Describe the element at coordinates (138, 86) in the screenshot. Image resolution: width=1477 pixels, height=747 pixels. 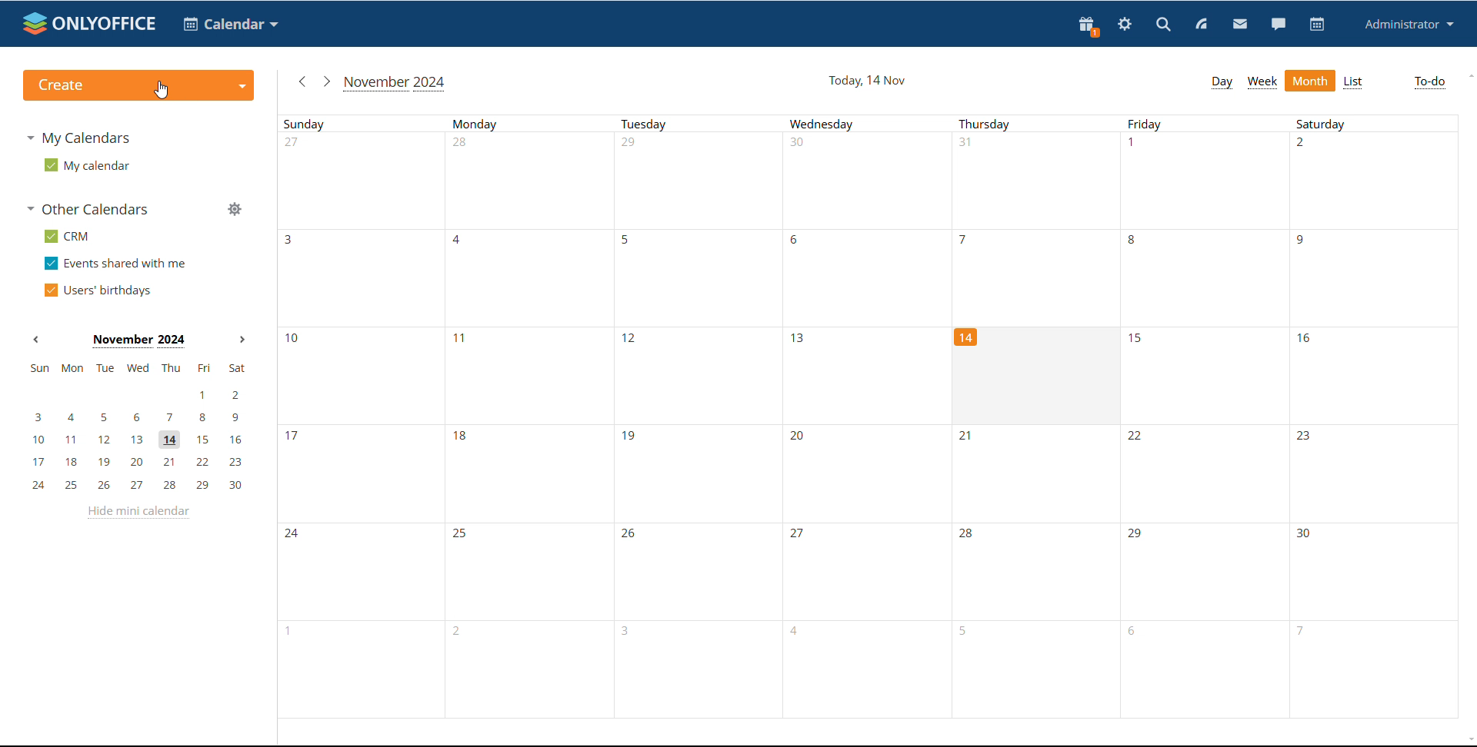
I see `create` at that location.